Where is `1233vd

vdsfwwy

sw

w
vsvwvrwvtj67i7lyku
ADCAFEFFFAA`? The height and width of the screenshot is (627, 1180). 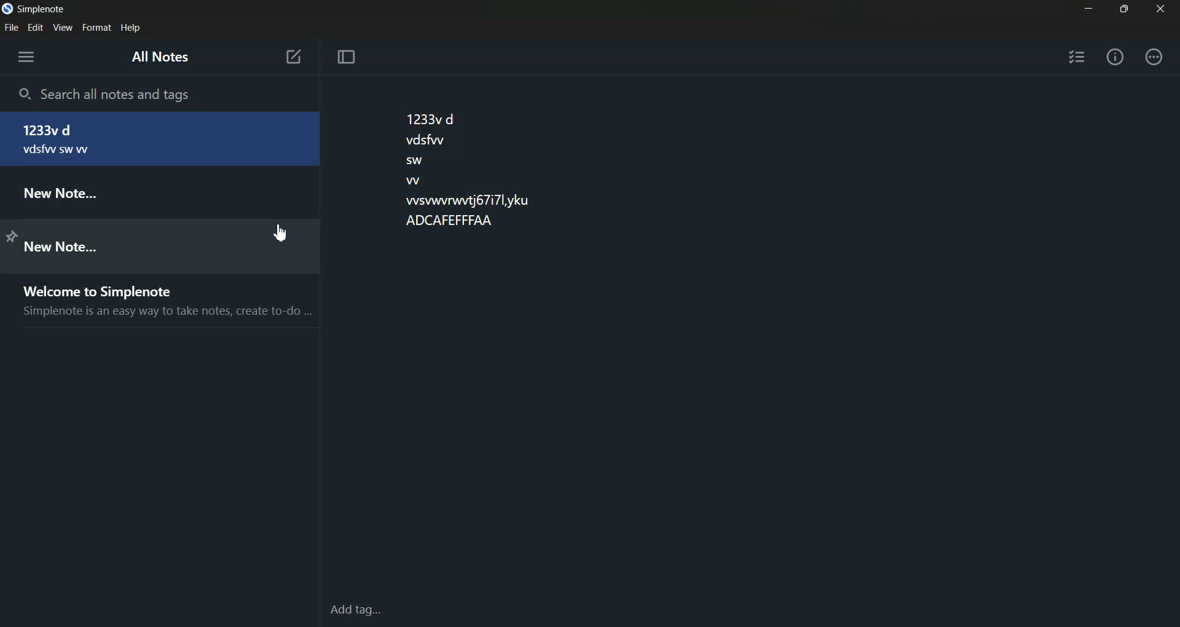
1233vd

vdsfwwy

sw

w
vsvwvrwvtj67i7lyku
ADCAFEFFFAA is located at coordinates (467, 168).